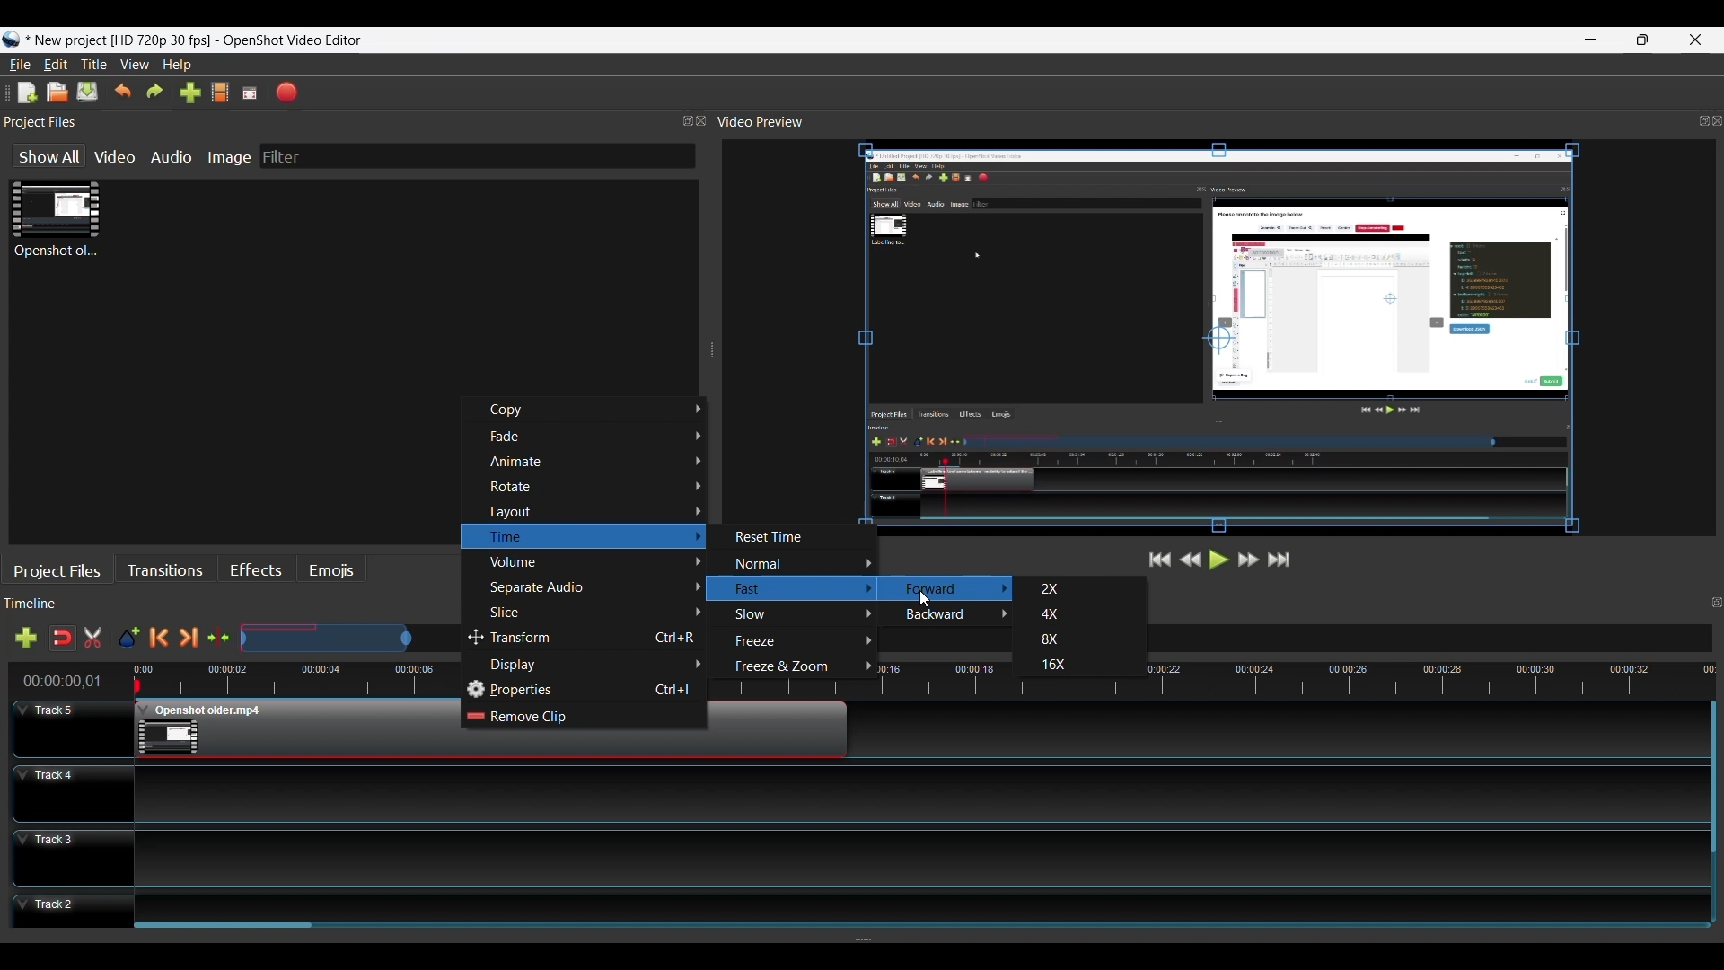 The image size is (1724, 970). What do you see at coordinates (163, 571) in the screenshot?
I see `Transitions` at bounding box center [163, 571].